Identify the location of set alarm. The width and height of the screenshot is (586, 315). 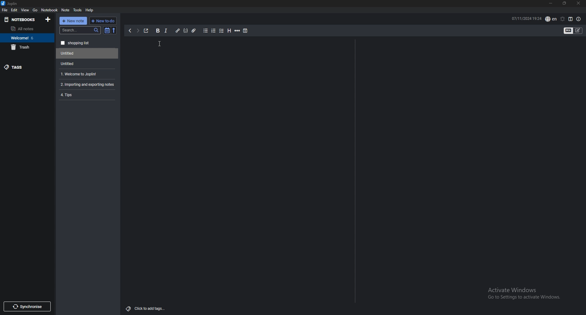
(562, 19).